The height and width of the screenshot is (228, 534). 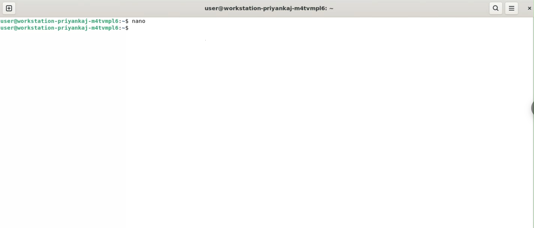 What do you see at coordinates (528, 8) in the screenshot?
I see `close` at bounding box center [528, 8].